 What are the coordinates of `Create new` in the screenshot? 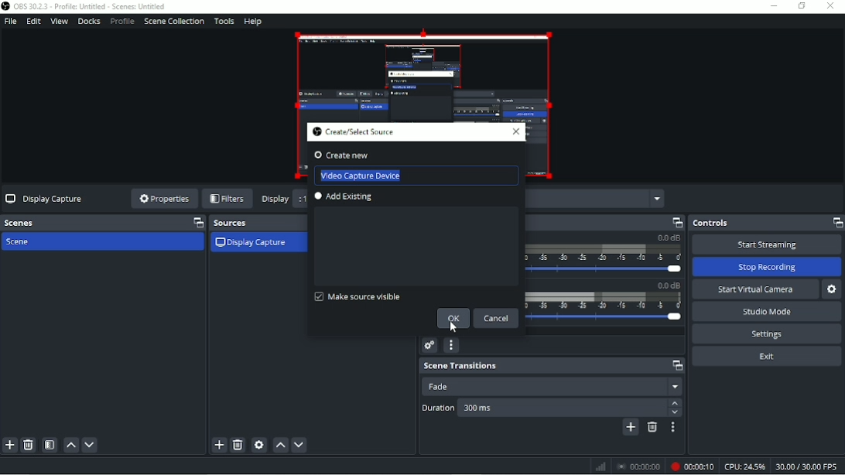 It's located at (360, 154).